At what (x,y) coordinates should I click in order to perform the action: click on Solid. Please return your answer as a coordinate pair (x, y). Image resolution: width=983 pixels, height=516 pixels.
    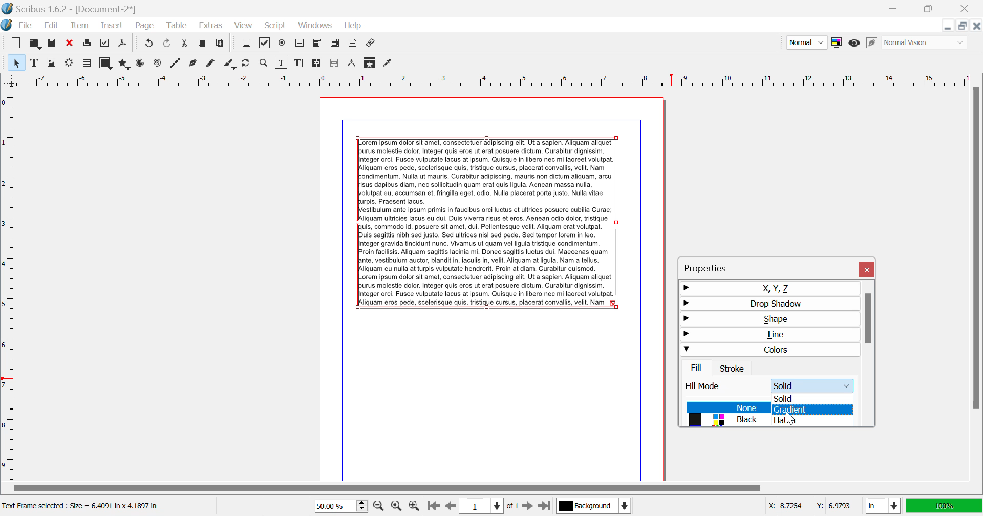
    Looking at the image, I should click on (813, 398).